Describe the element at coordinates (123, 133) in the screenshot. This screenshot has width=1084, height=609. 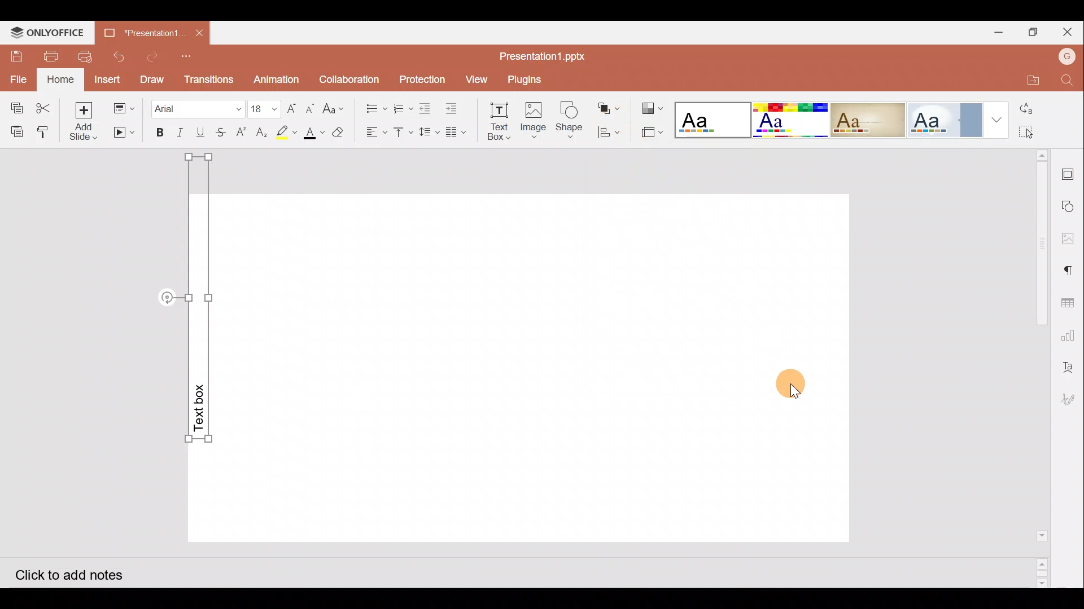
I see `Start slideshow` at that location.